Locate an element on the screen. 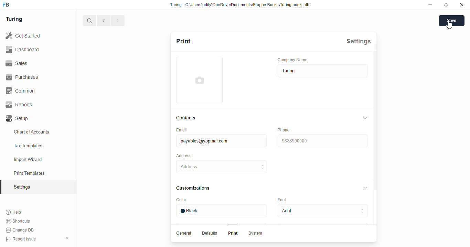 The height and width of the screenshot is (247, 470). cursor is located at coordinates (450, 25).